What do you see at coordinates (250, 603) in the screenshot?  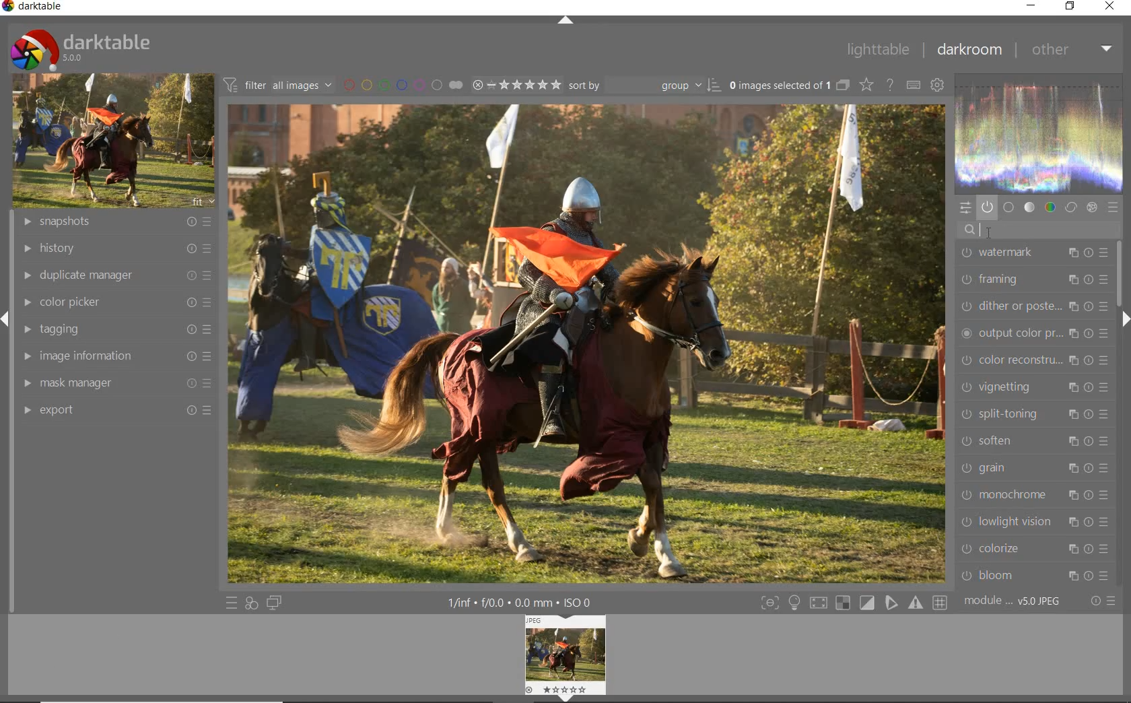 I see `quick access for applying any of your styles` at bounding box center [250, 603].